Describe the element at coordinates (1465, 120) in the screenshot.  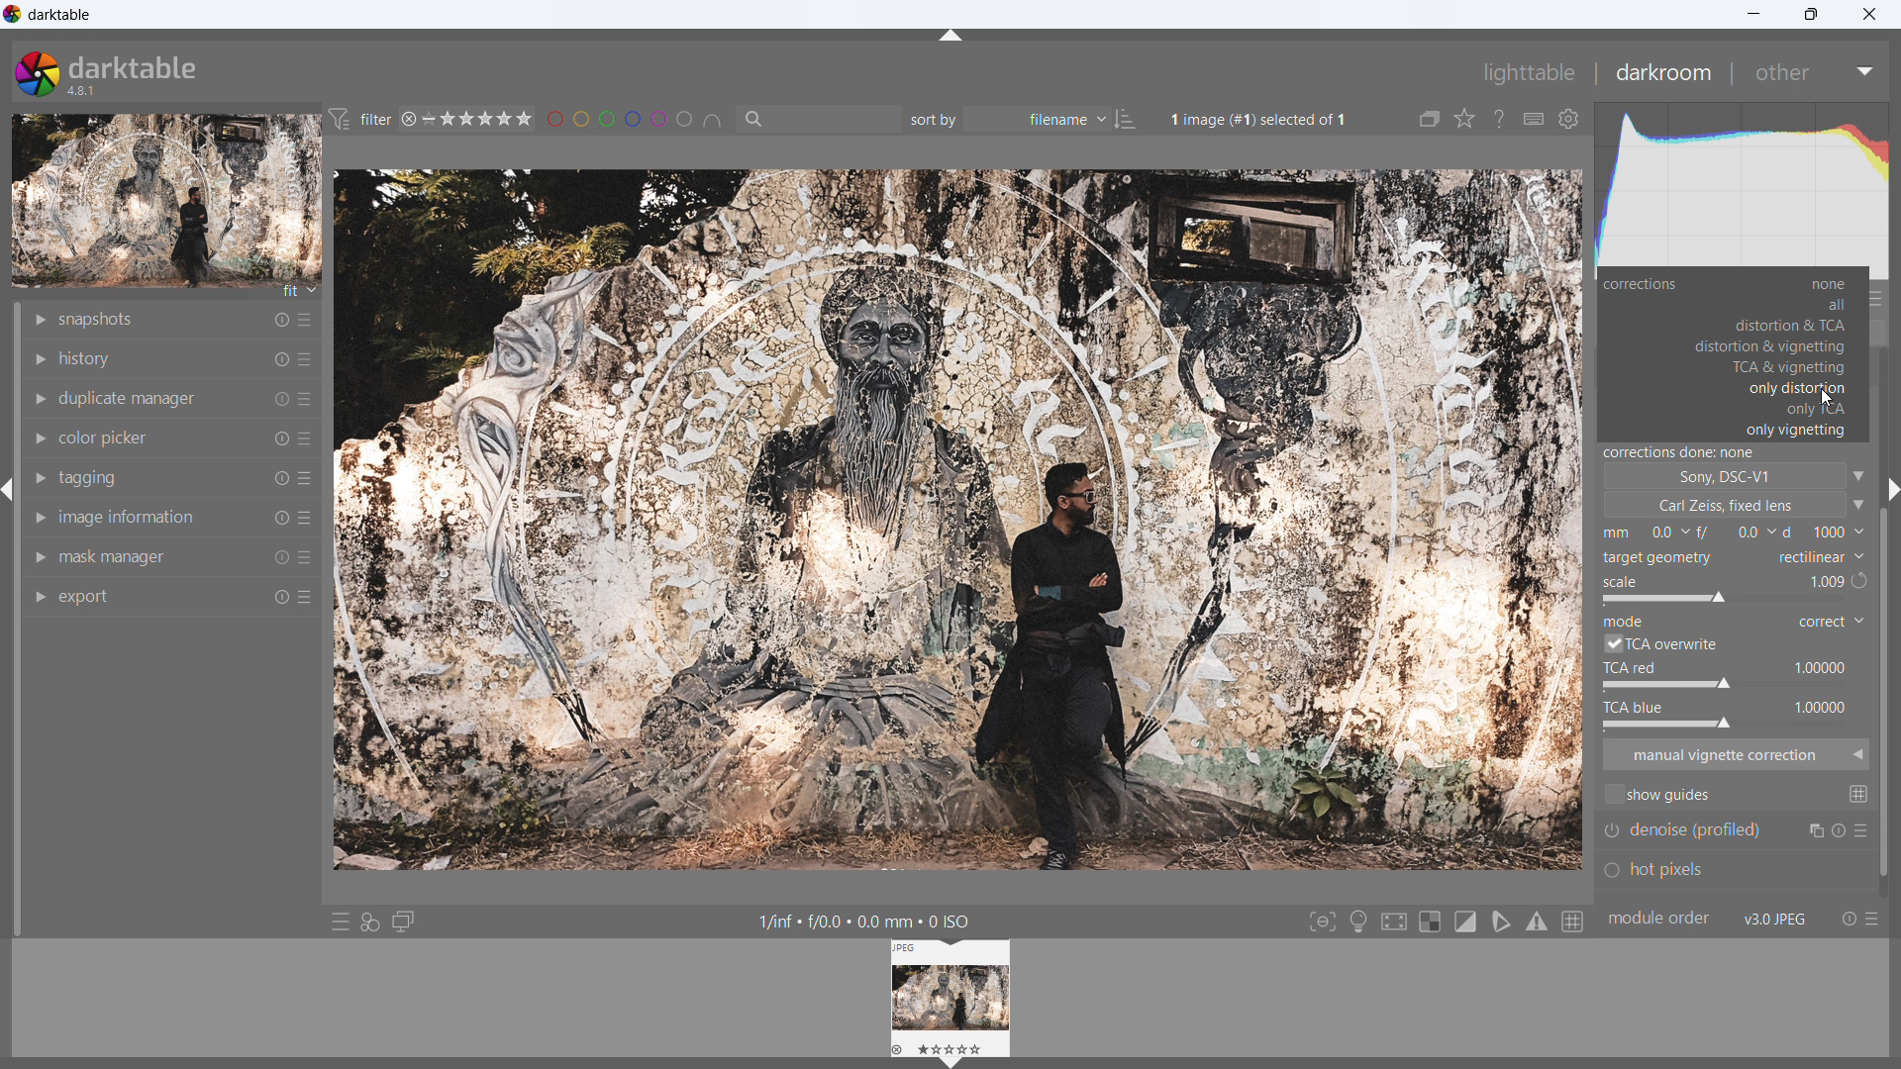
I see `click to change the type of overlays shown on thumbnails` at that location.